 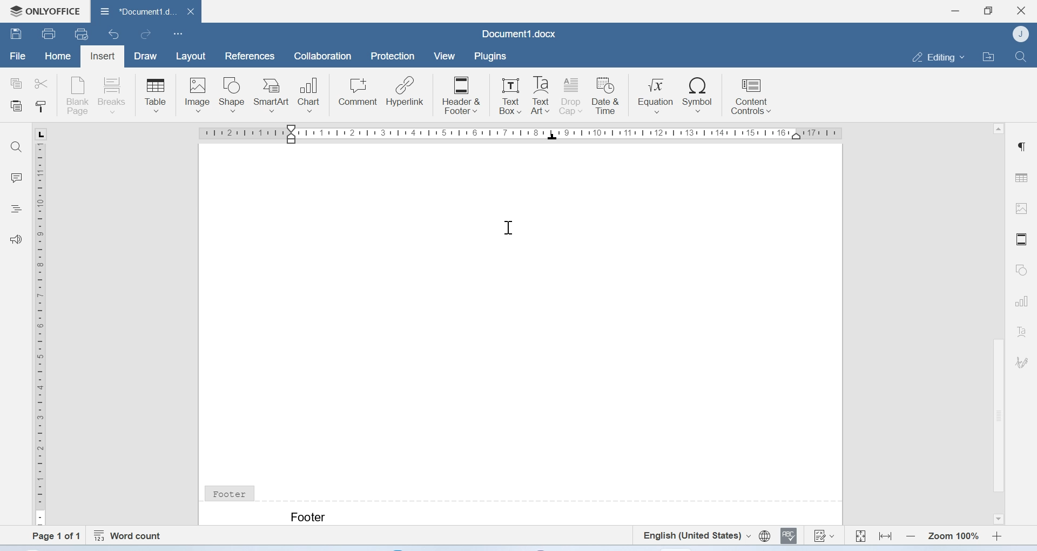 I want to click on Date & Time, so click(x=608, y=96).